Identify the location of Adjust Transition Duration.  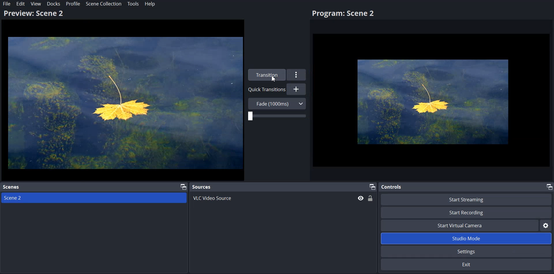
(277, 116).